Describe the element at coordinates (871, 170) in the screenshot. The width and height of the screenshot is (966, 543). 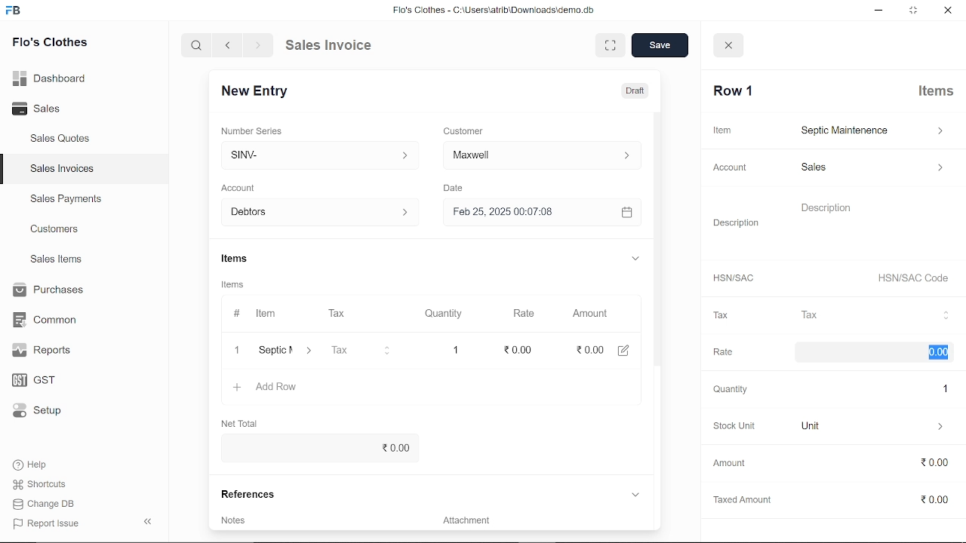
I see `sales` at that location.